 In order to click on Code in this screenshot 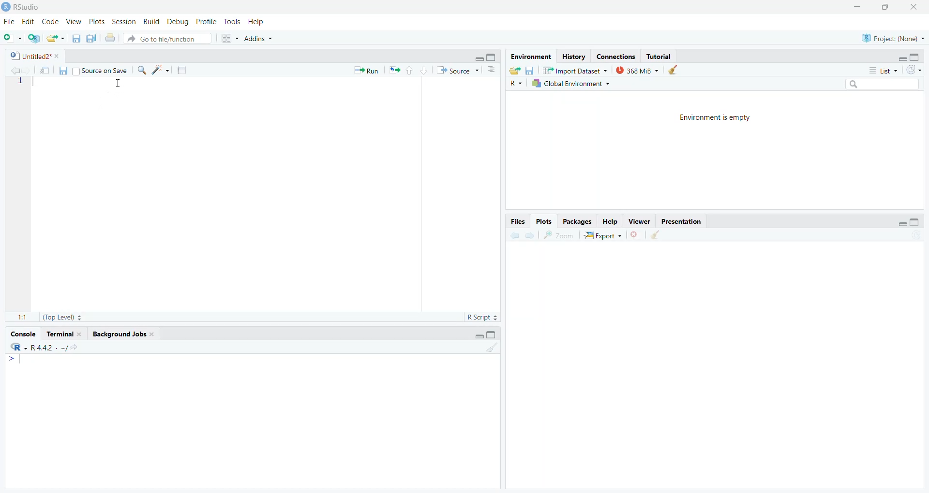, I will do `click(51, 22)`.